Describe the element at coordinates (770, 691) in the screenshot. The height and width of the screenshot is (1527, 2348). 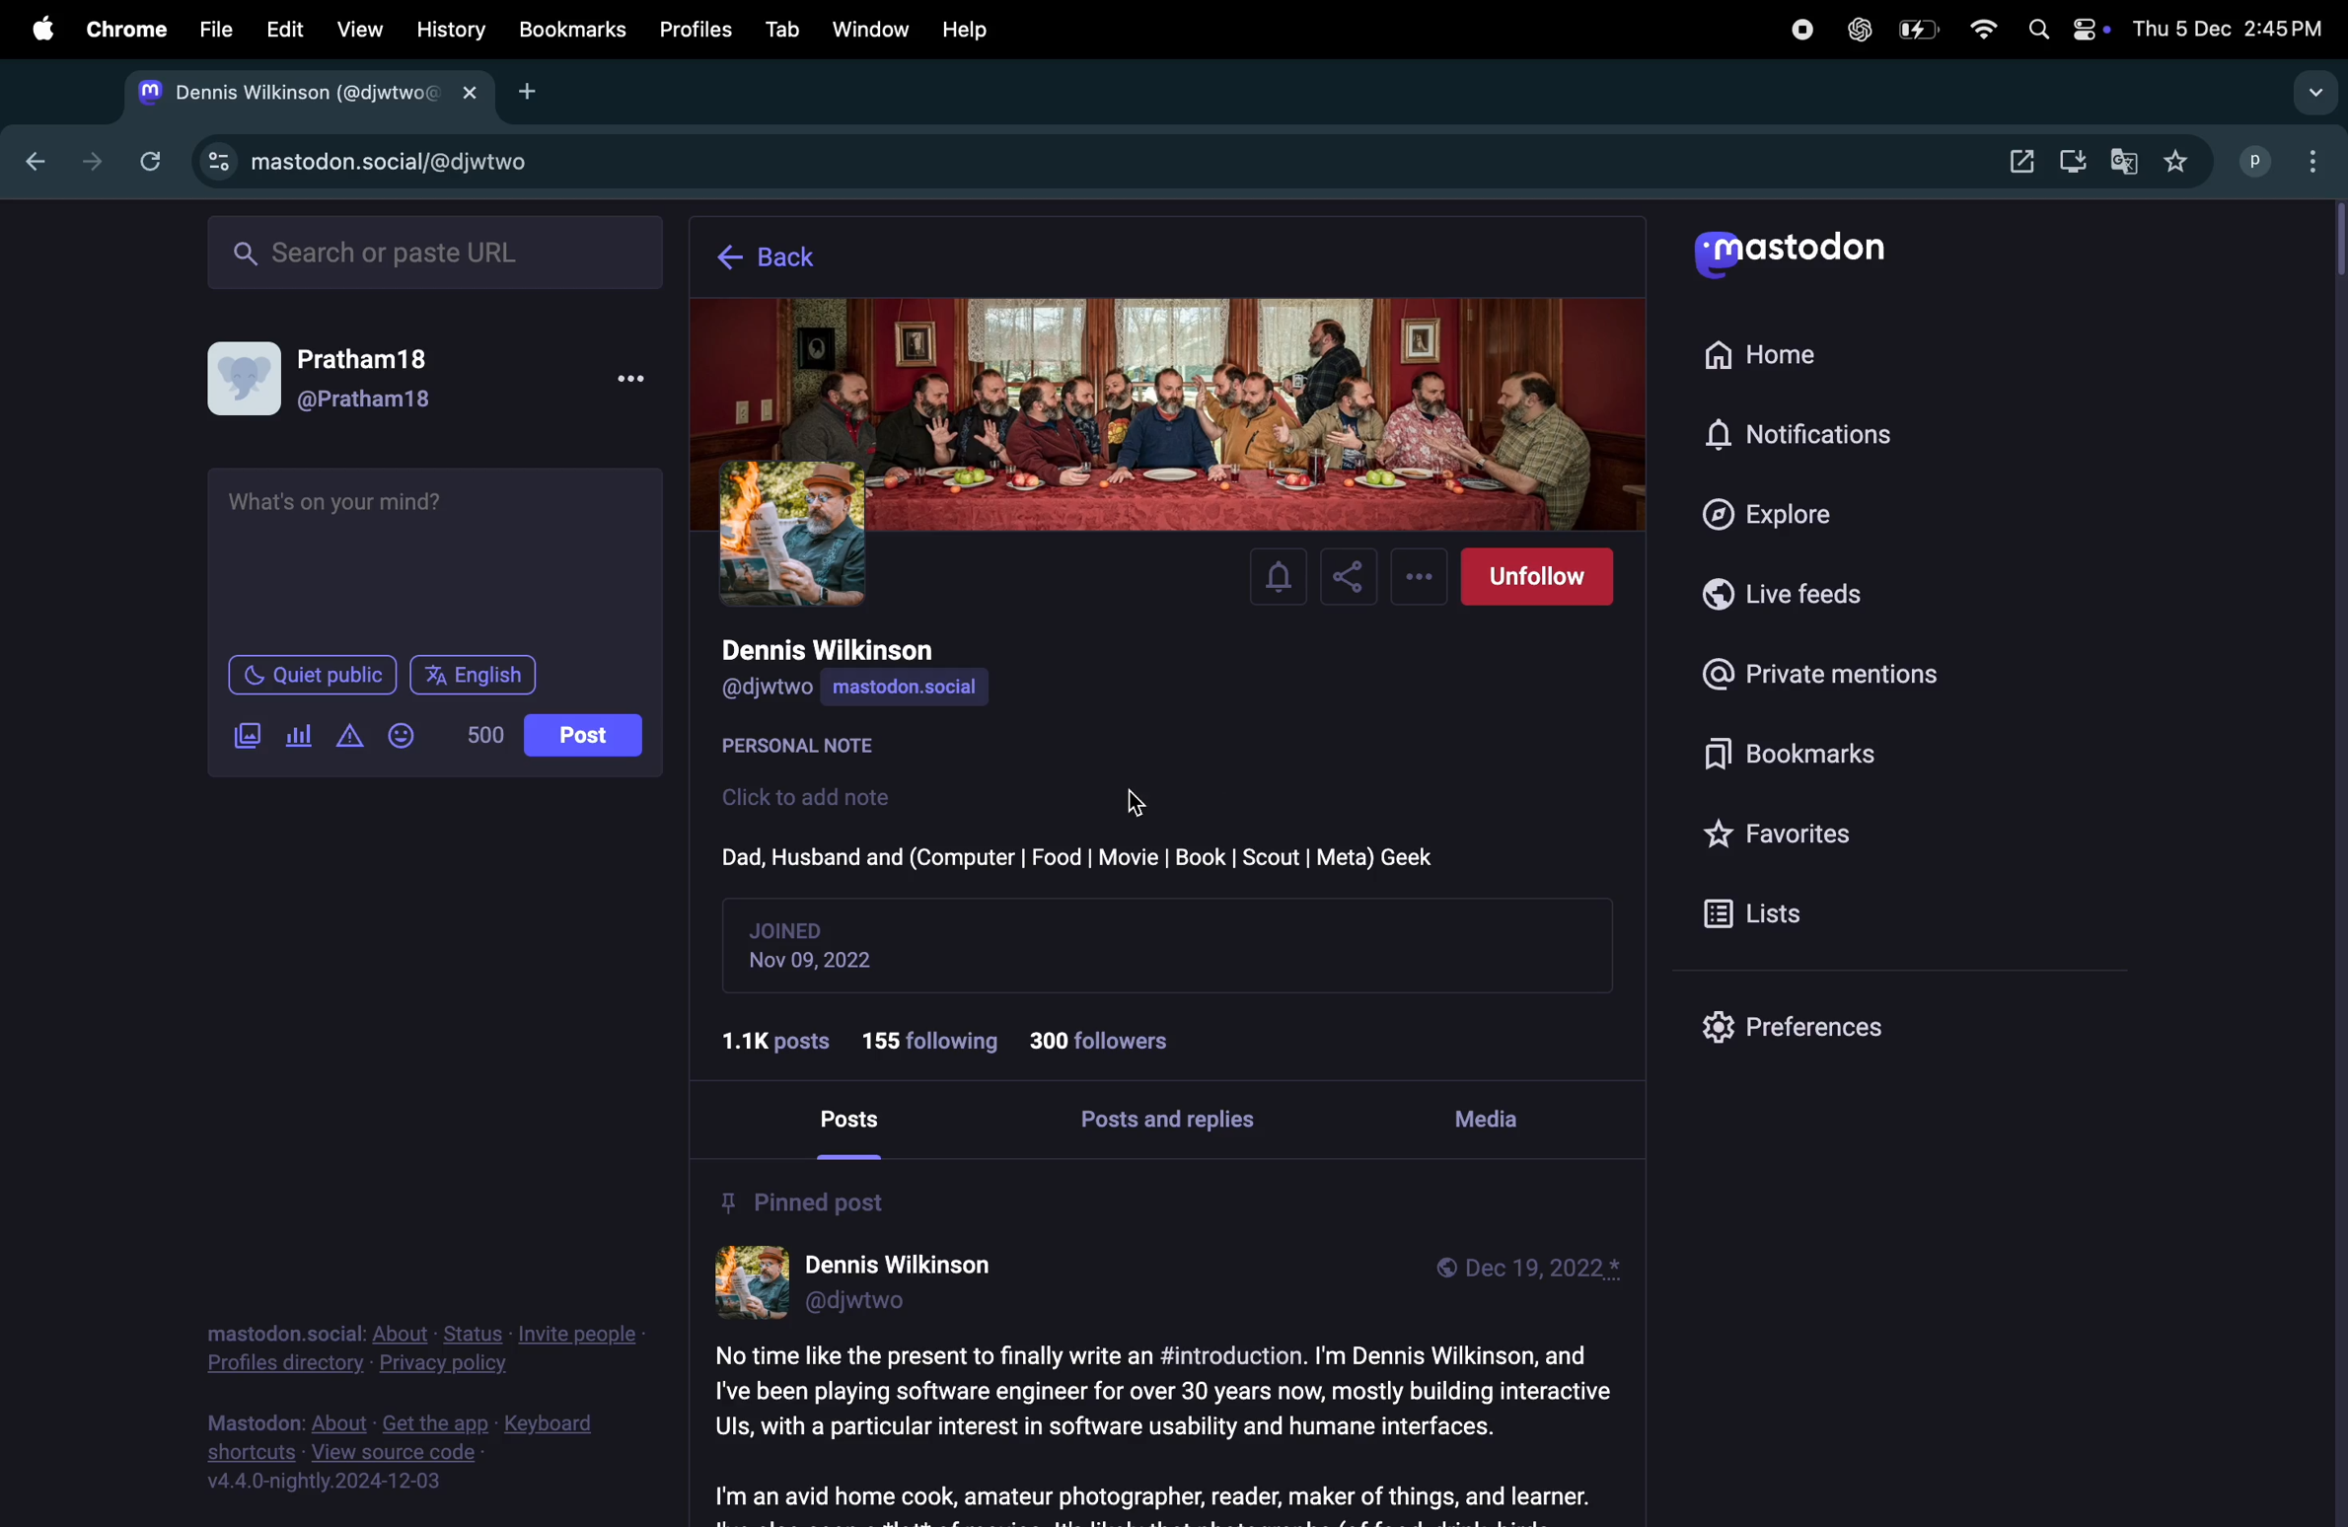
I see `userid` at that location.